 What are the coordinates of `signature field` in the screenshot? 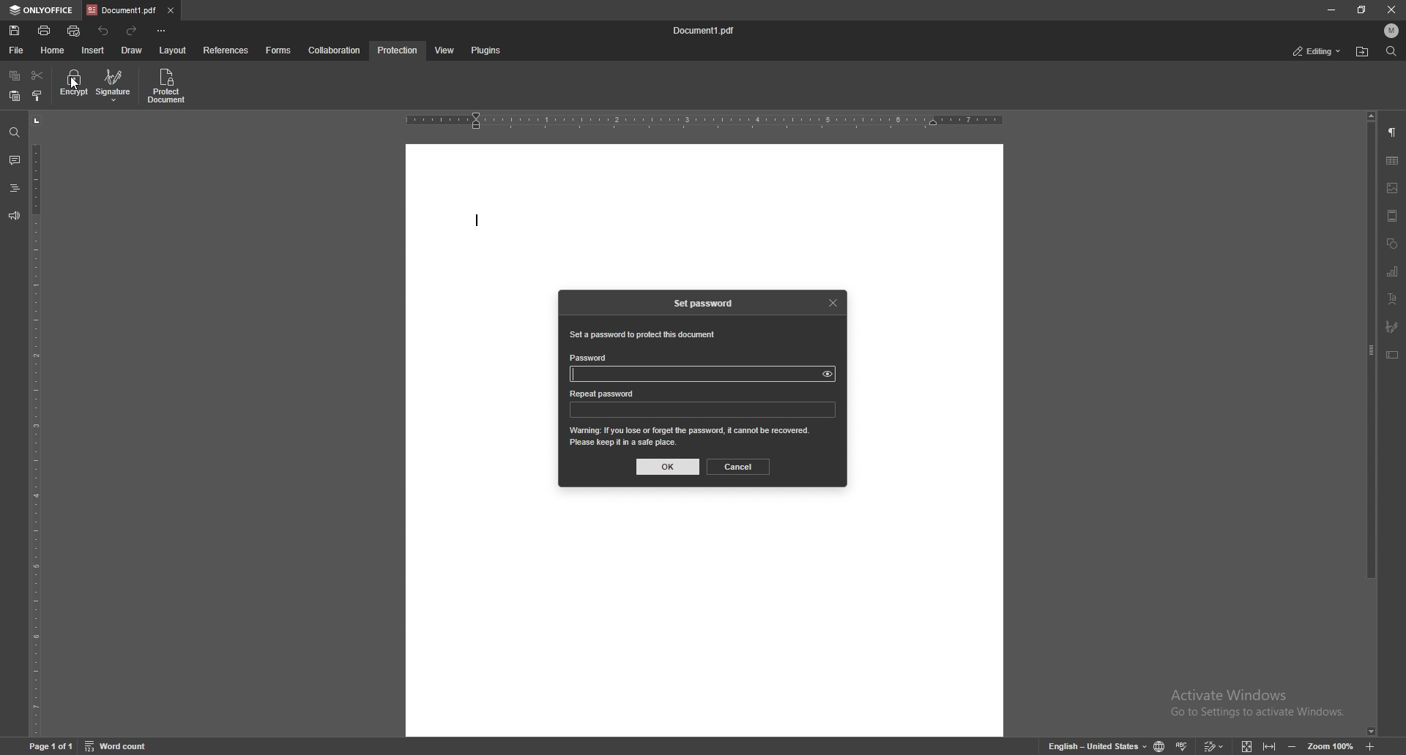 It's located at (1393, 326).